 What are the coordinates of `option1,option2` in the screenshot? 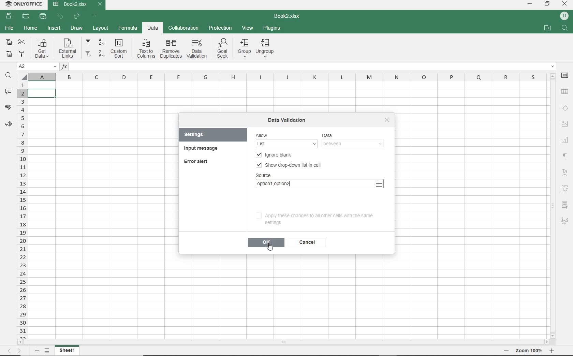 It's located at (281, 184).